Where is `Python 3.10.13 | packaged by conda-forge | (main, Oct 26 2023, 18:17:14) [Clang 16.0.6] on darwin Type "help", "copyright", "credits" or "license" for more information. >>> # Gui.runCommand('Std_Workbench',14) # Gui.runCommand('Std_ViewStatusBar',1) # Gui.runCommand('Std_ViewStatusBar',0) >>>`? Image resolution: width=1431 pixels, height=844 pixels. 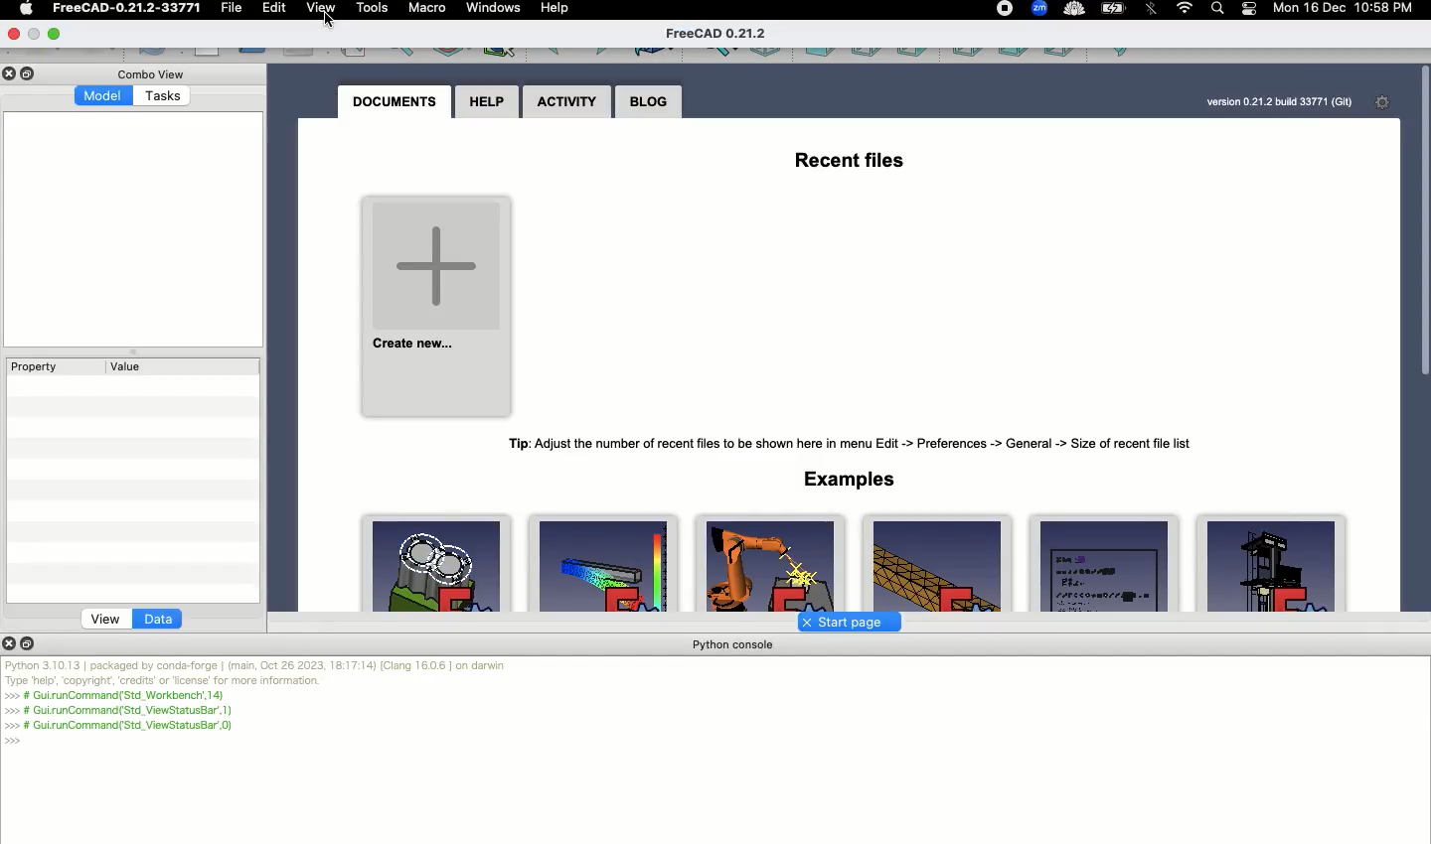 Python 3.10.13 | packaged by conda-forge | (main, Oct 26 2023, 18:17:14) [Clang 16.0.6] on darwin Type "help", "copyright", "credits" or "license" for more information. >>> # Gui.runCommand('Std_Workbench',14) # Gui.runCommand('Std_ViewStatusBar',1) # Gui.runCommand('Std_ViewStatusBar',0) >>> is located at coordinates (258, 703).